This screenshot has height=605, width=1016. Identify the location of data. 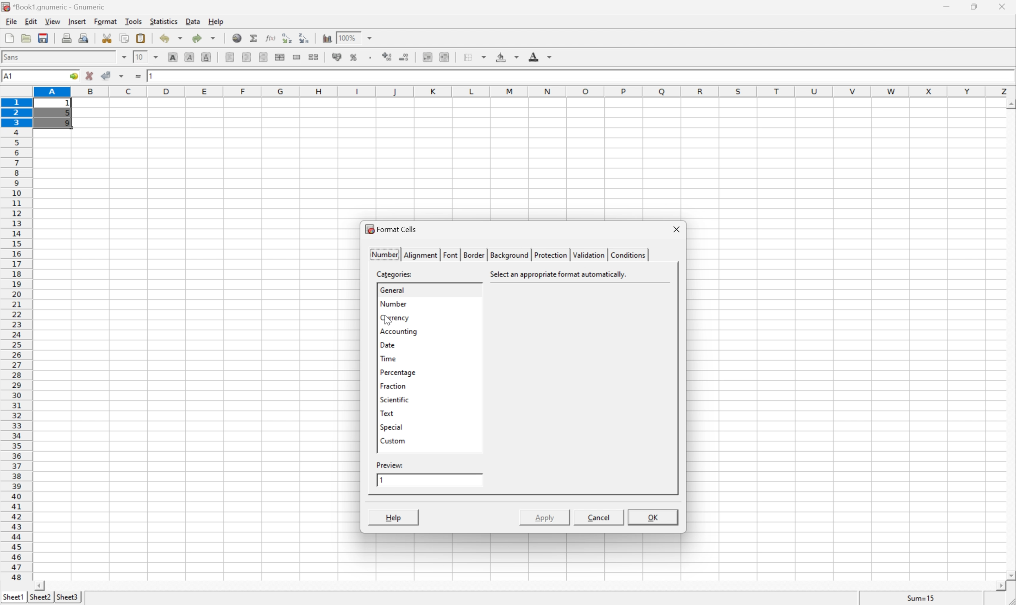
(194, 20).